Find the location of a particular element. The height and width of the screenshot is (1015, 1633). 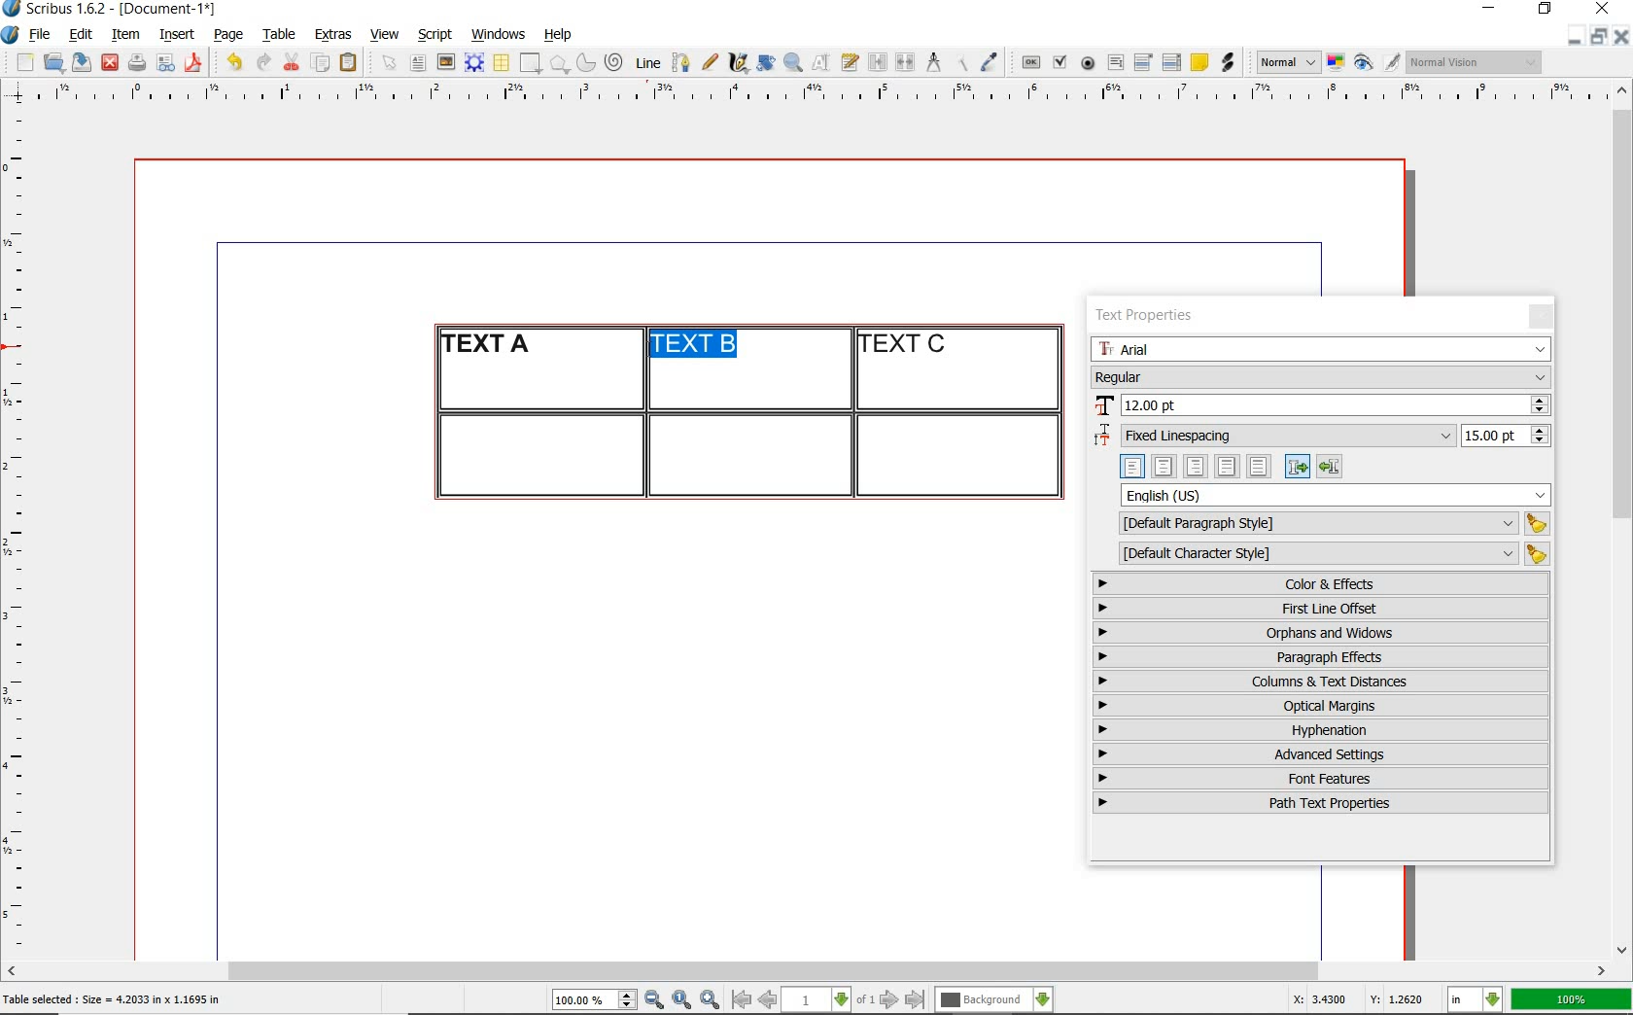

go to last page is located at coordinates (916, 1000).